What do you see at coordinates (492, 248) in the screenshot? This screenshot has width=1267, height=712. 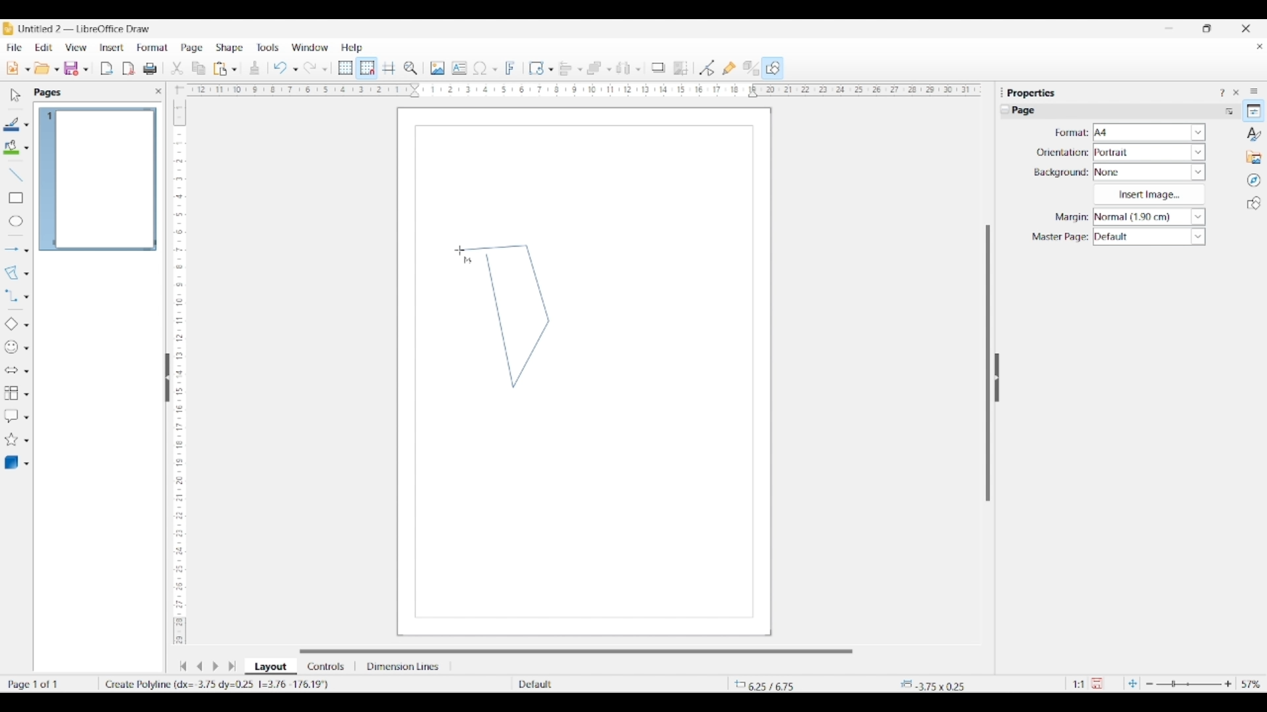 I see `Line 4` at bounding box center [492, 248].